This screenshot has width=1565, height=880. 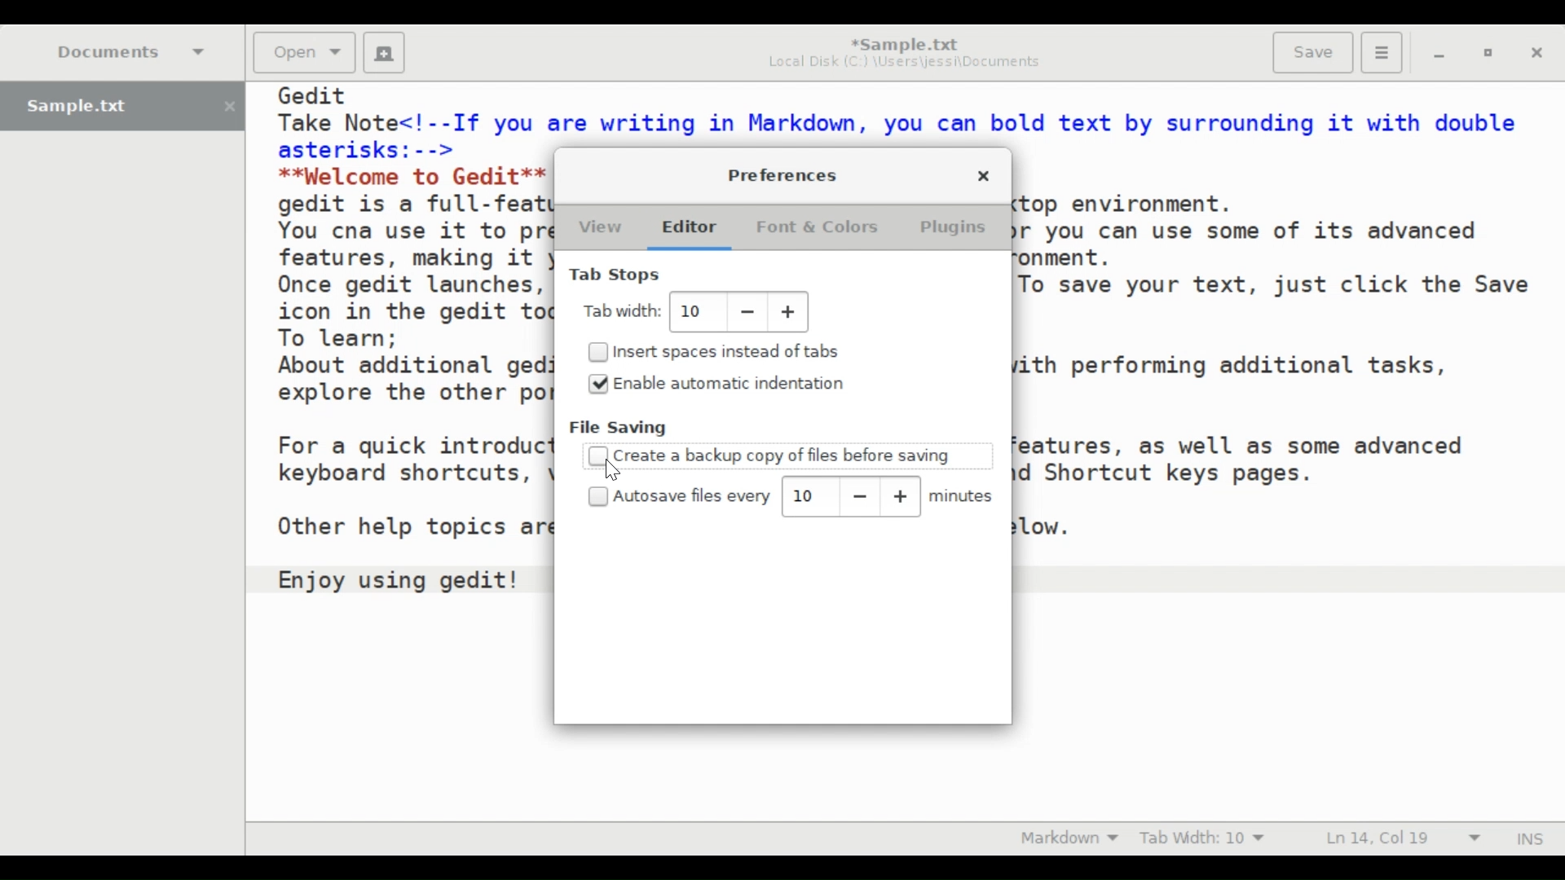 I want to click on minutes, so click(x=964, y=497).